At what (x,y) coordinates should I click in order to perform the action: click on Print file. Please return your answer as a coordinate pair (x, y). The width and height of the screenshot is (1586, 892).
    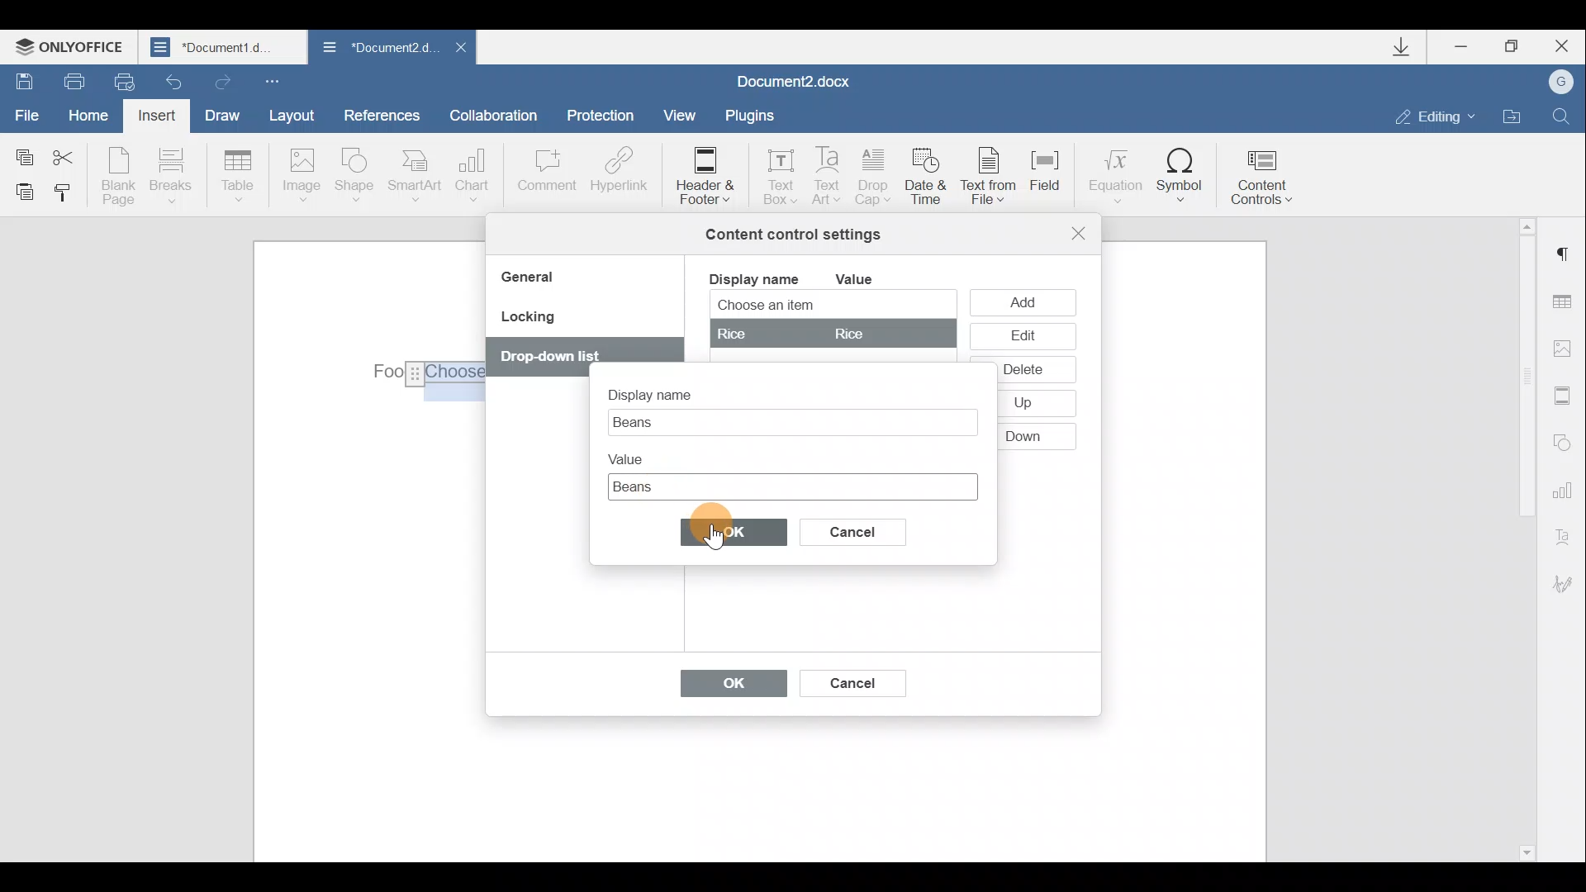
    Looking at the image, I should click on (65, 80).